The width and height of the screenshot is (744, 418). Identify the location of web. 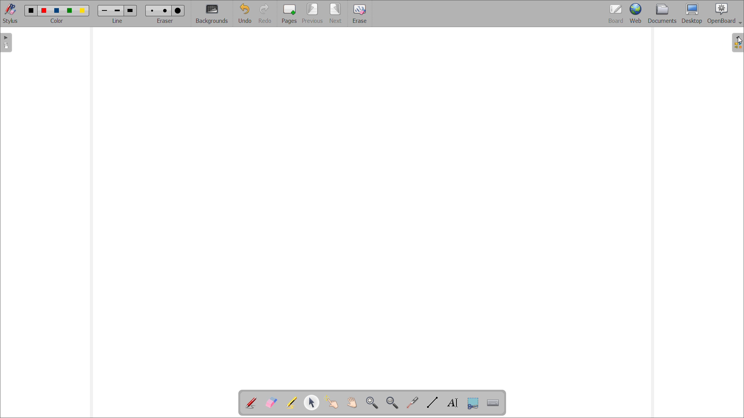
(636, 14).